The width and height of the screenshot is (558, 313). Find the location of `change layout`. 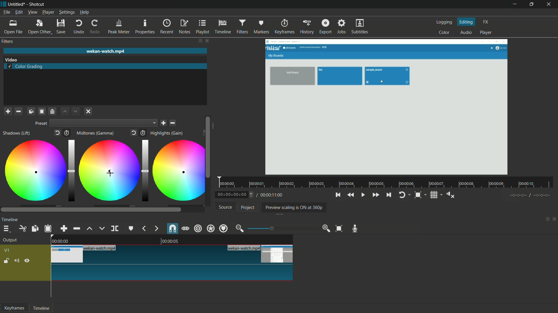

change layout is located at coordinates (200, 41).